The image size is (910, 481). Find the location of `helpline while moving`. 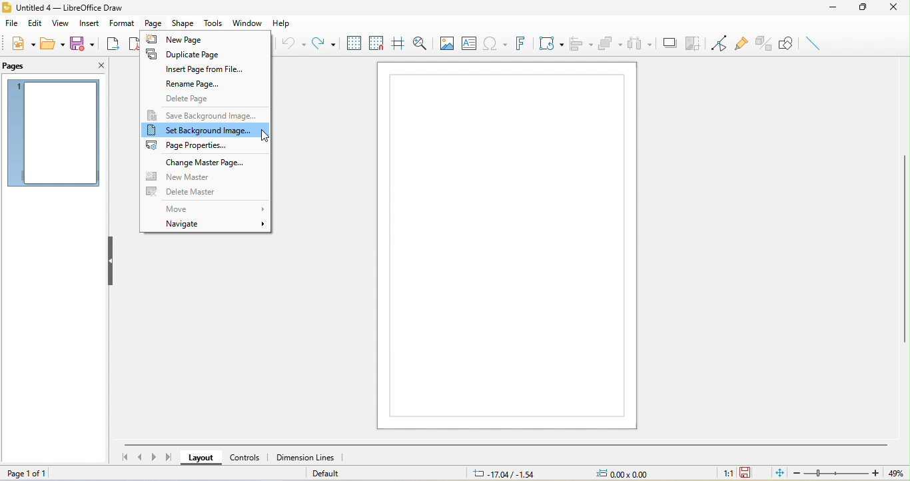

helpline while moving is located at coordinates (399, 43).